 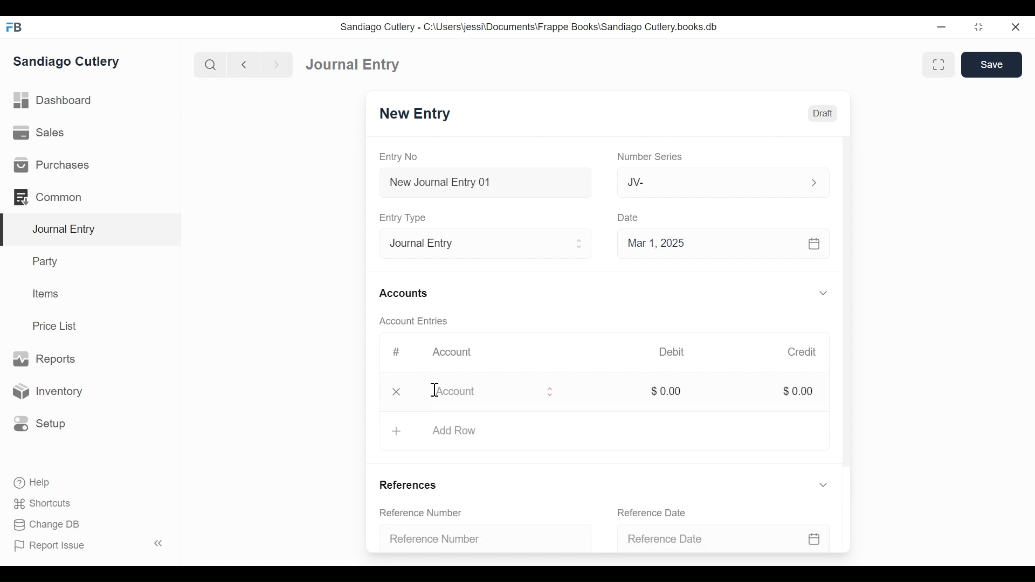 I want to click on Report Issue, so click(x=54, y=546).